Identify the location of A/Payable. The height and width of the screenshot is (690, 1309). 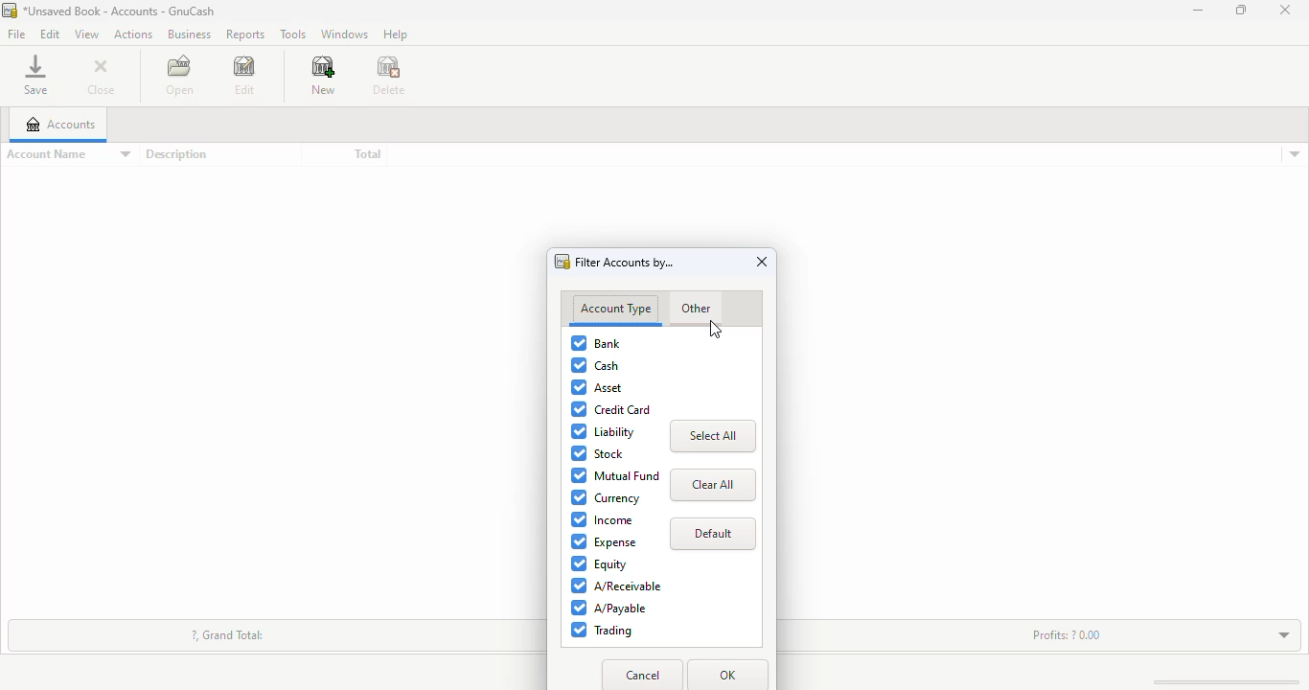
(610, 608).